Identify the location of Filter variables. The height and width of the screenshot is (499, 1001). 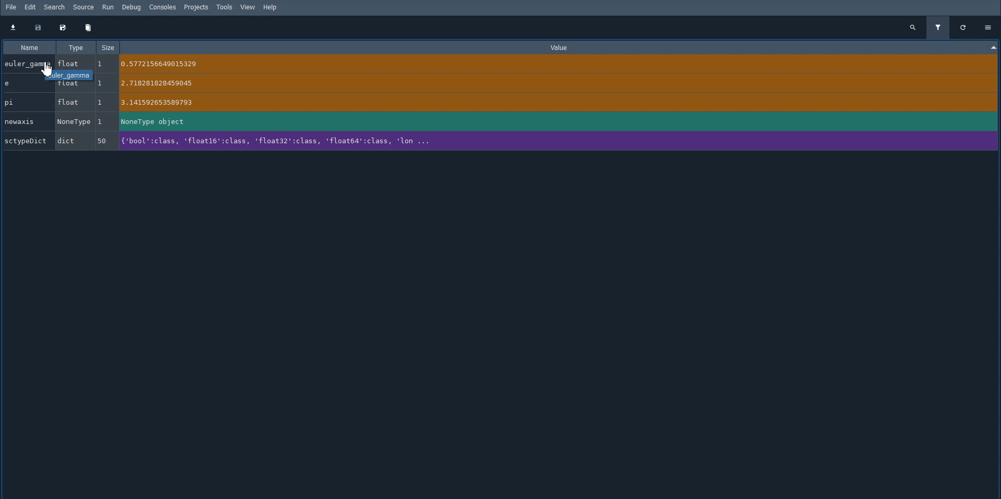
(939, 27).